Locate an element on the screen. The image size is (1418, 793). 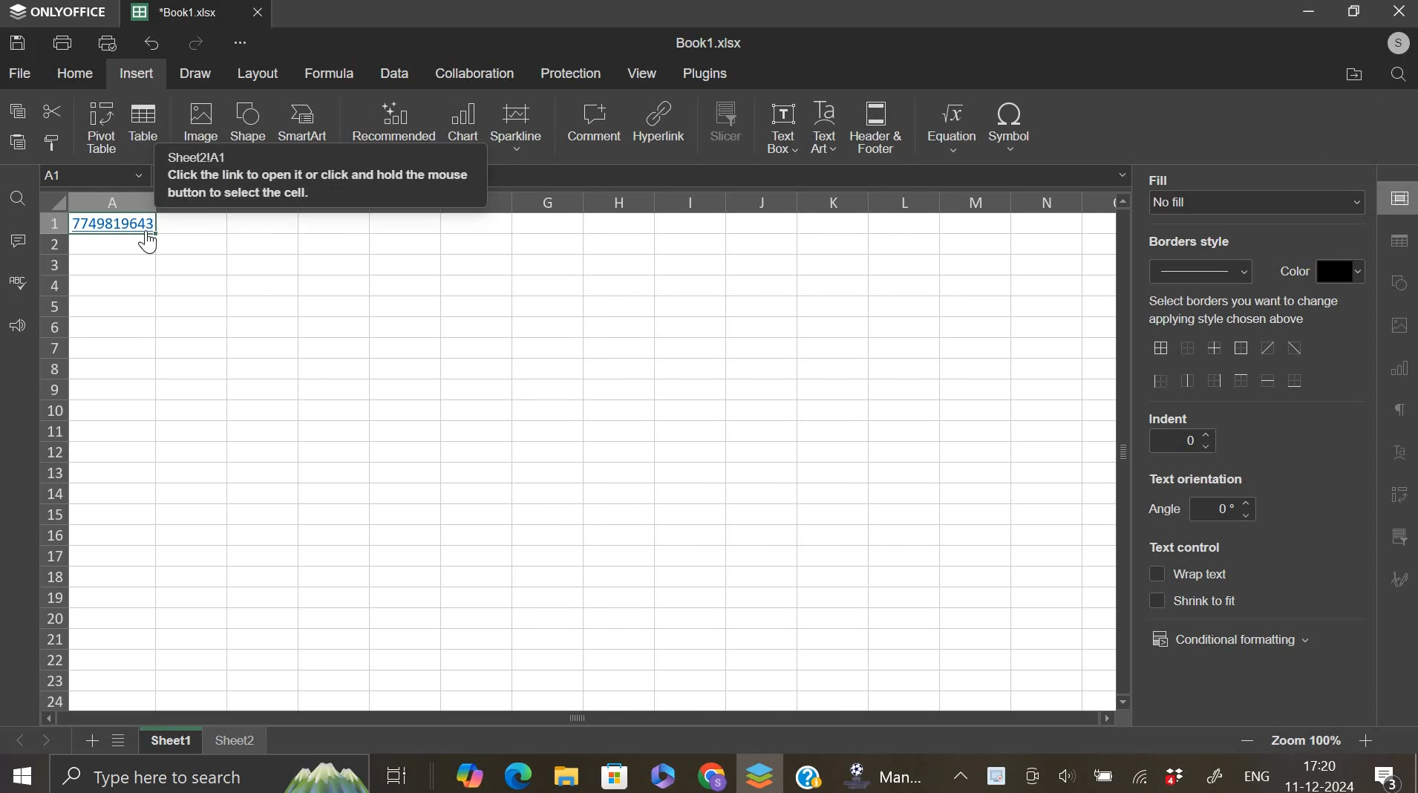
Close is located at coordinates (1399, 12).